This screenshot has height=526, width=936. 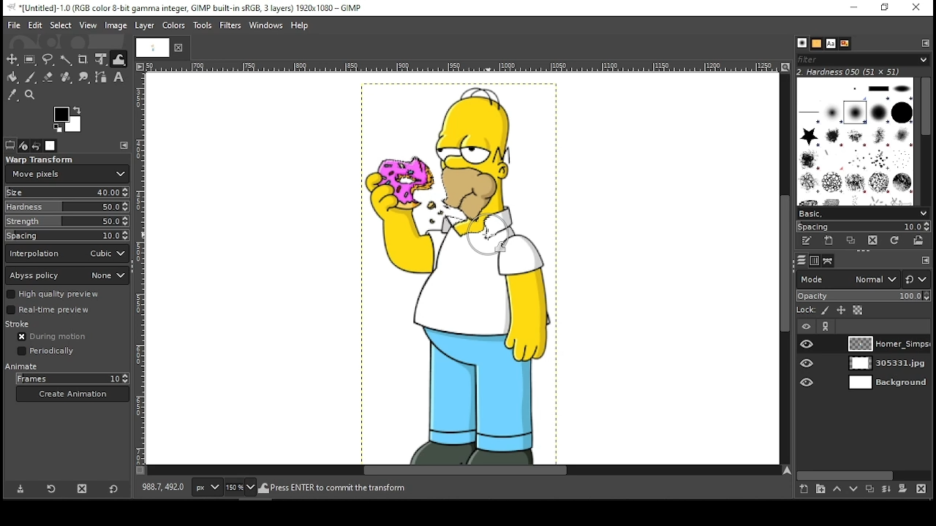 I want to click on link, so click(x=826, y=327).